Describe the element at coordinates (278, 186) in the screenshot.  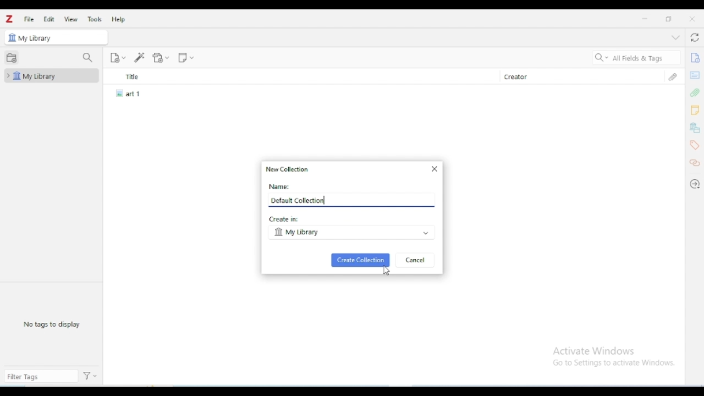
I see `Name:` at that location.